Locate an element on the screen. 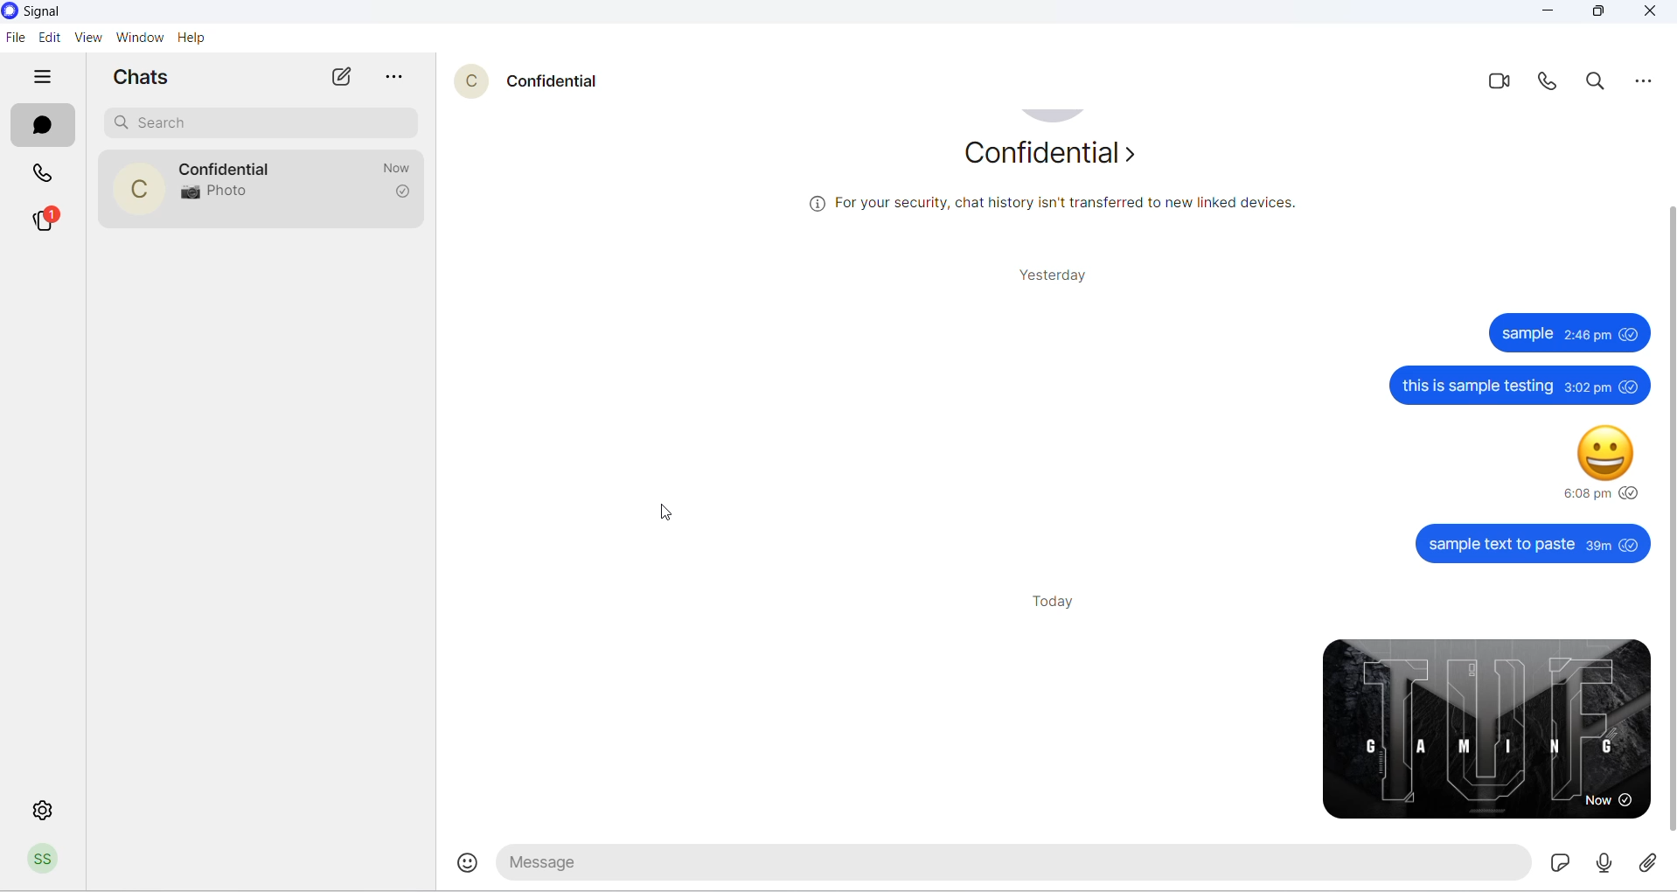 The width and height of the screenshot is (1677, 892). maximize is located at coordinates (1596, 17).